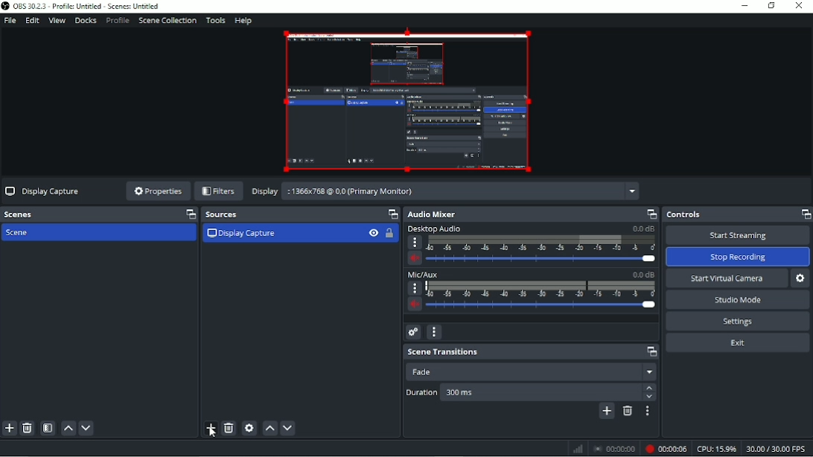 The width and height of the screenshot is (813, 457). Describe the element at coordinates (288, 428) in the screenshot. I see `Move source(s) down` at that location.